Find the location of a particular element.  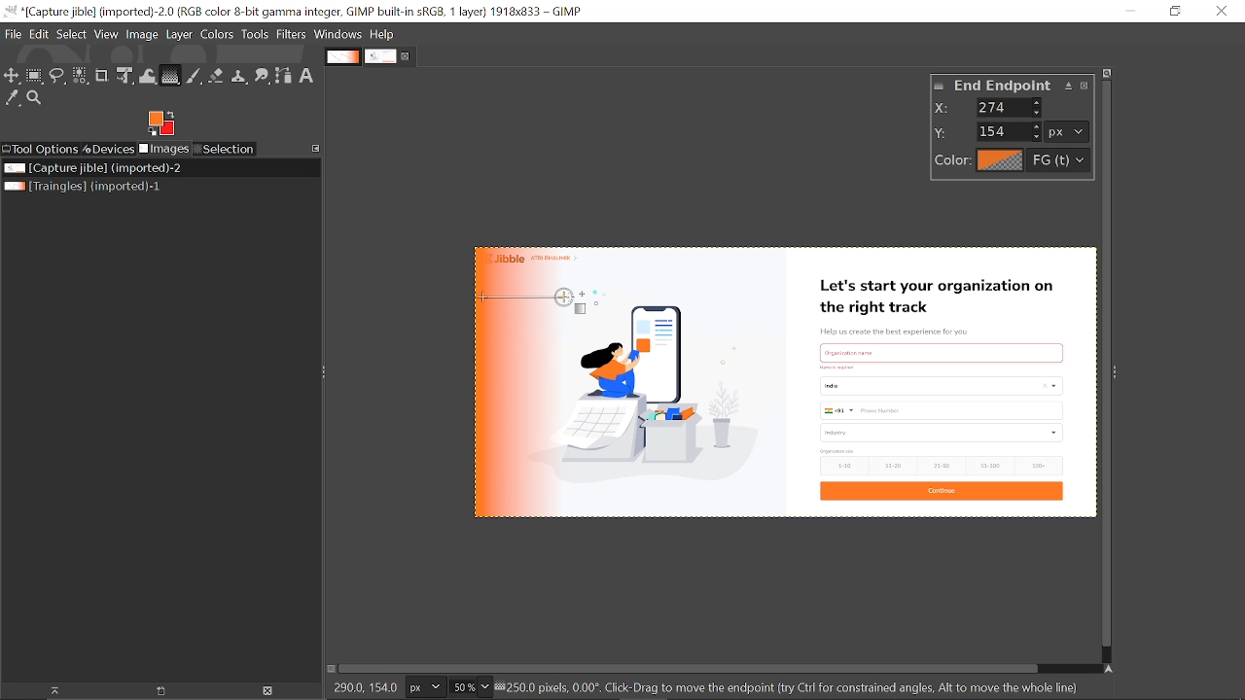

Other tab is located at coordinates (342, 56).